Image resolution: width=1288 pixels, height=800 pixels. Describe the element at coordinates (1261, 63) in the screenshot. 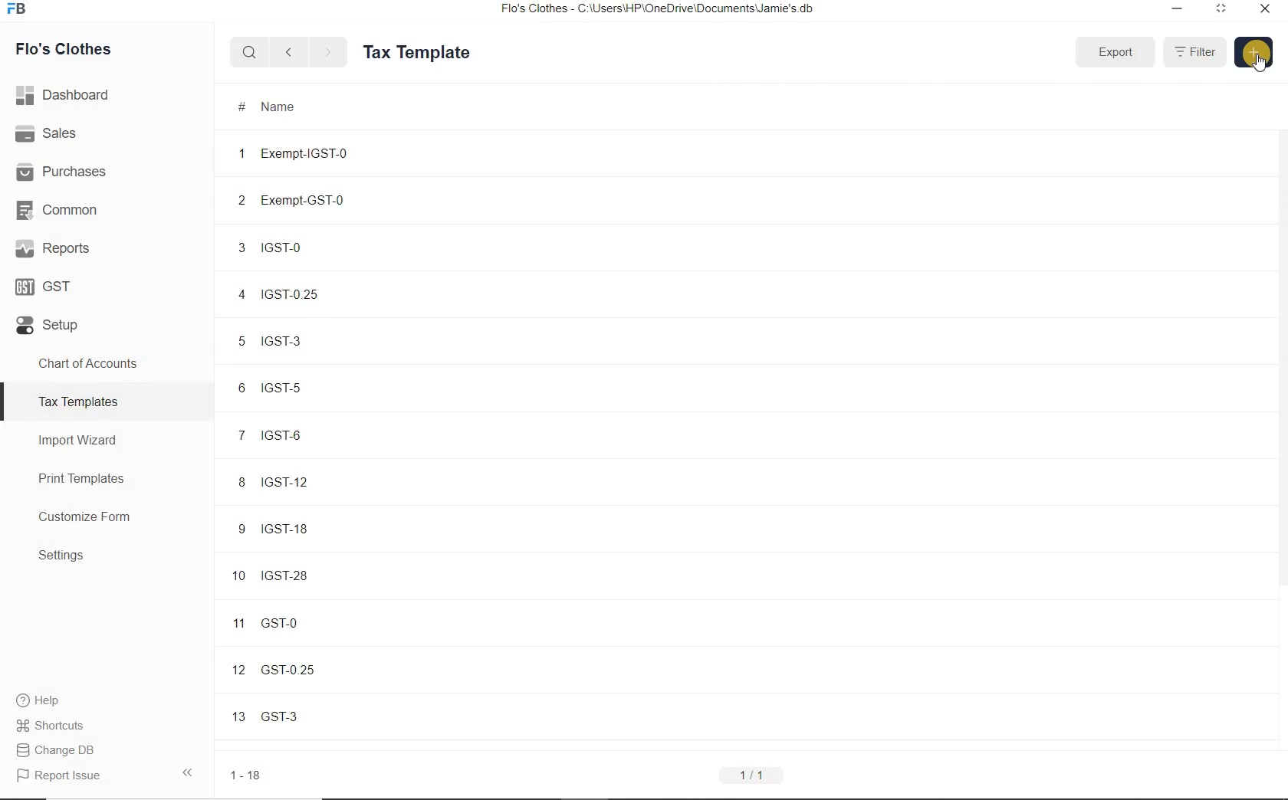

I see `Cursor` at that location.